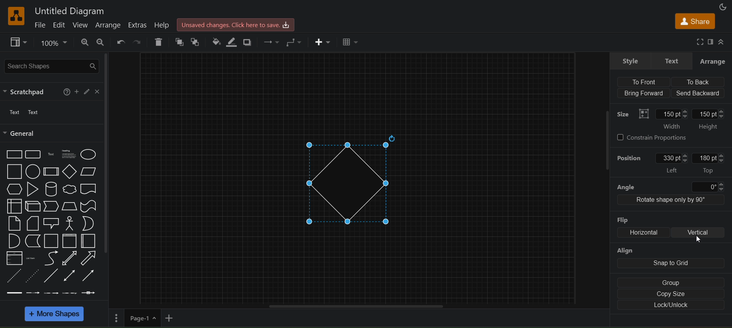  I want to click on internal storage, so click(13, 206).